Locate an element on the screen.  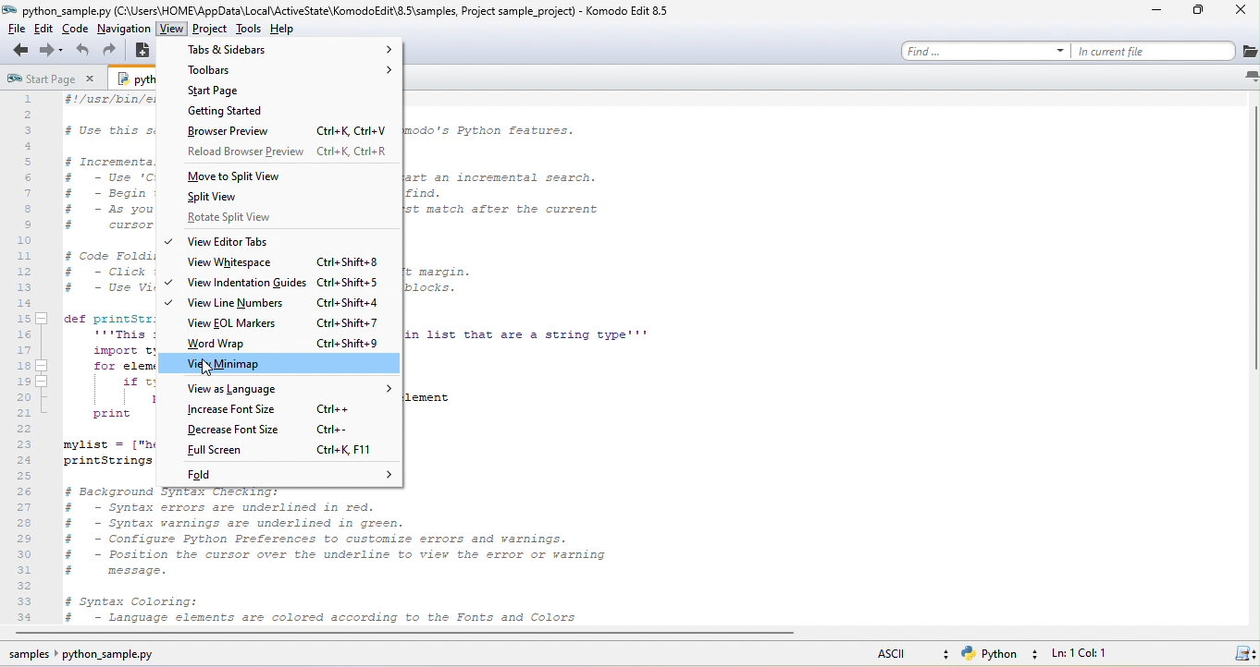
view is located at coordinates (175, 31).